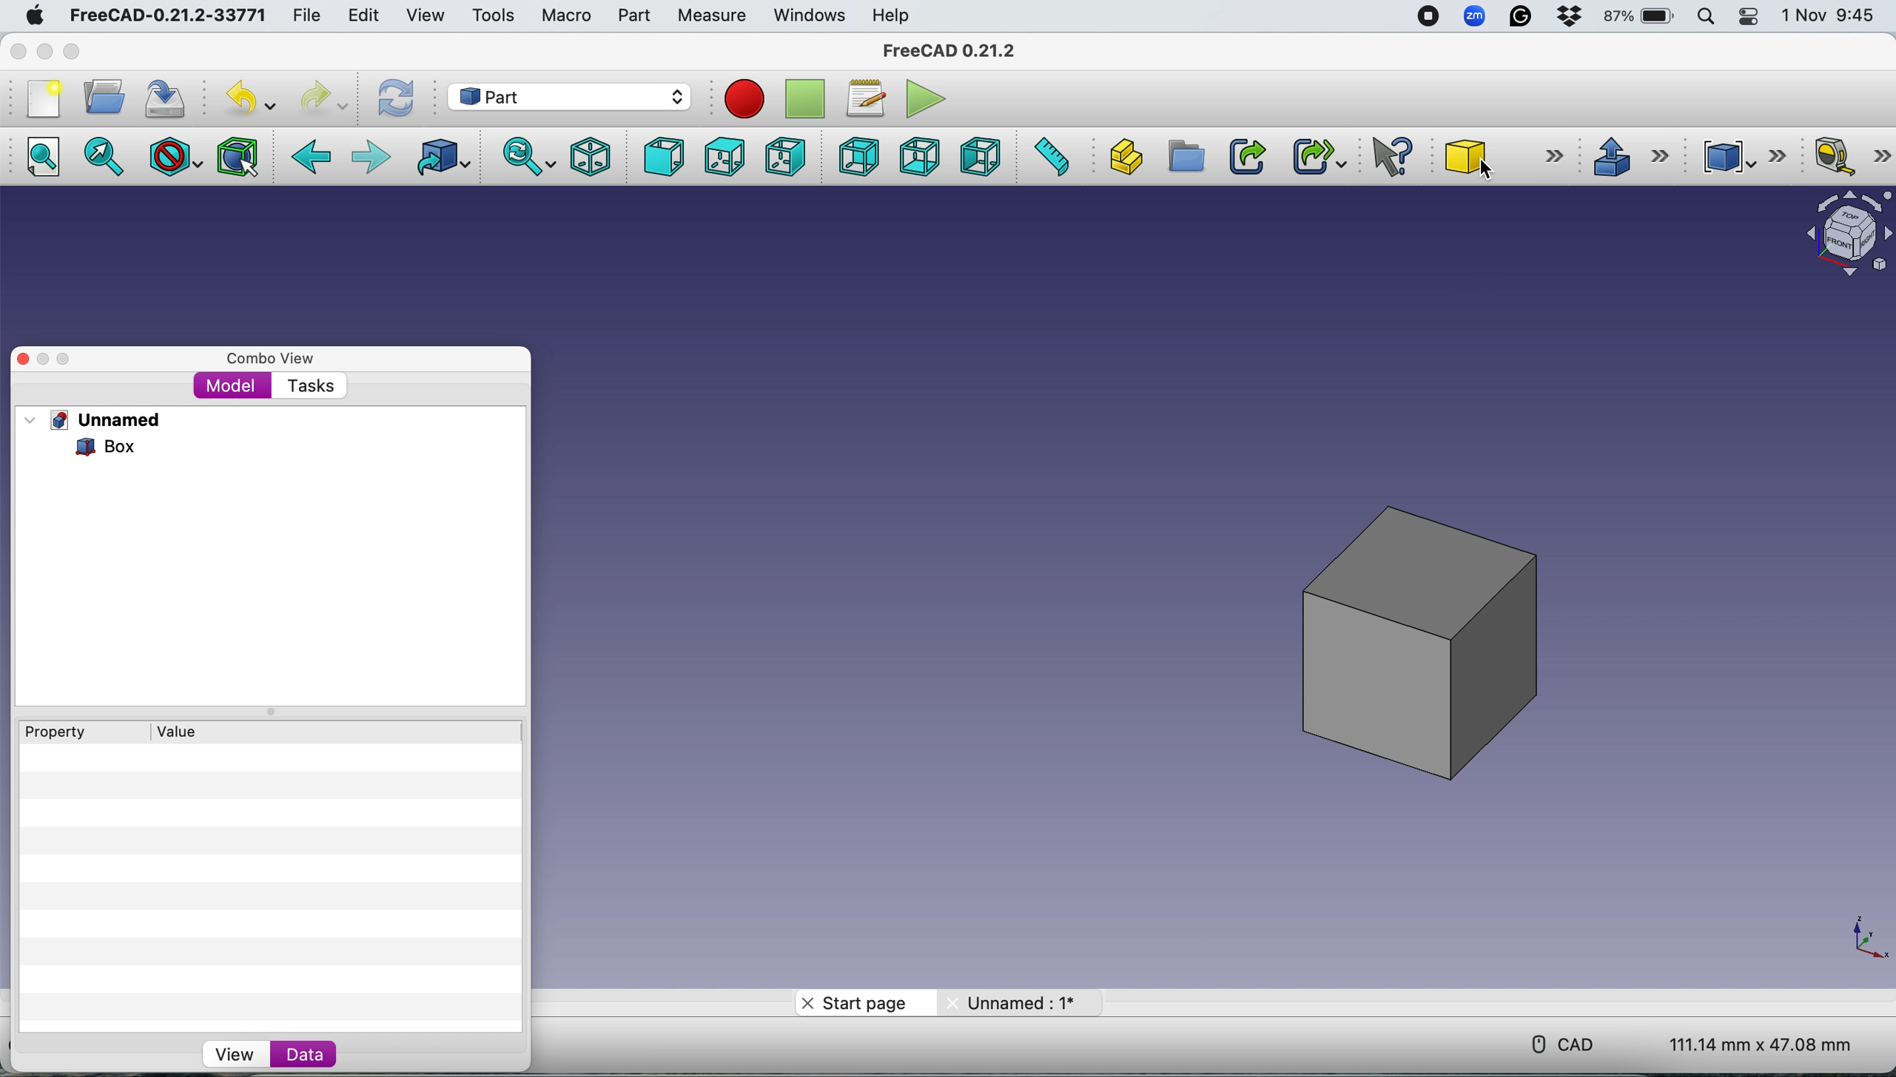 This screenshot has height=1077, width=1896. Describe the element at coordinates (338, 1056) in the screenshot. I see `Data` at that location.